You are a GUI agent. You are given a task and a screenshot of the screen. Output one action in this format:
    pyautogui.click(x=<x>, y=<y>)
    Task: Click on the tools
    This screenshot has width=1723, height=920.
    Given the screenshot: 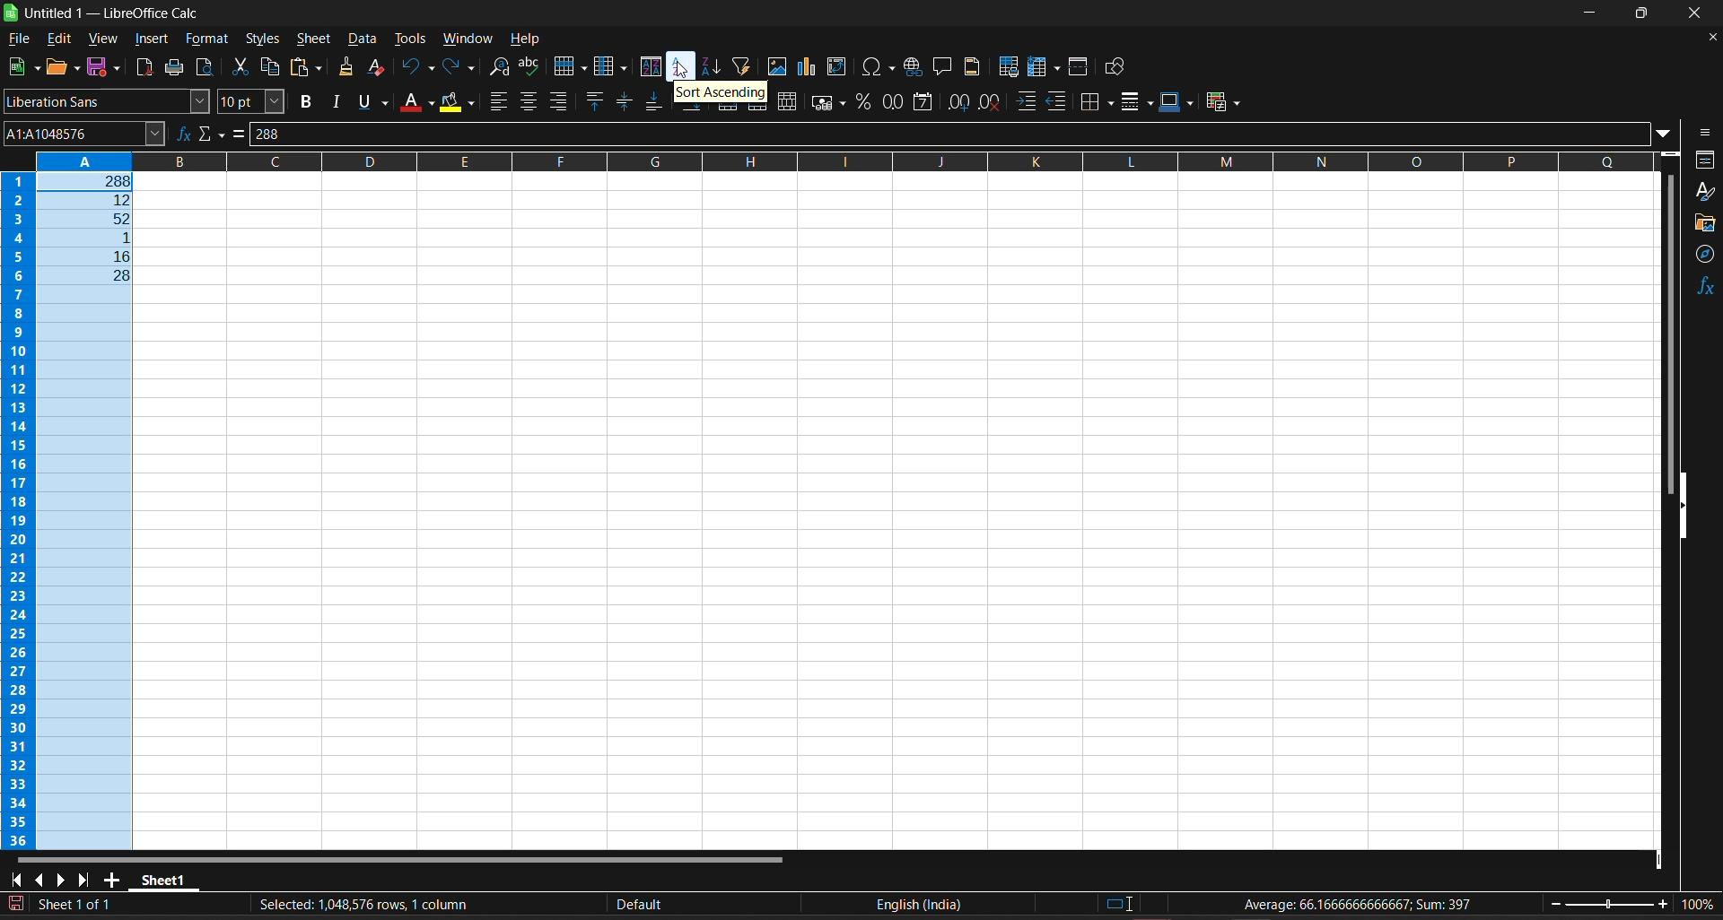 What is the action you would take?
    pyautogui.click(x=413, y=39)
    